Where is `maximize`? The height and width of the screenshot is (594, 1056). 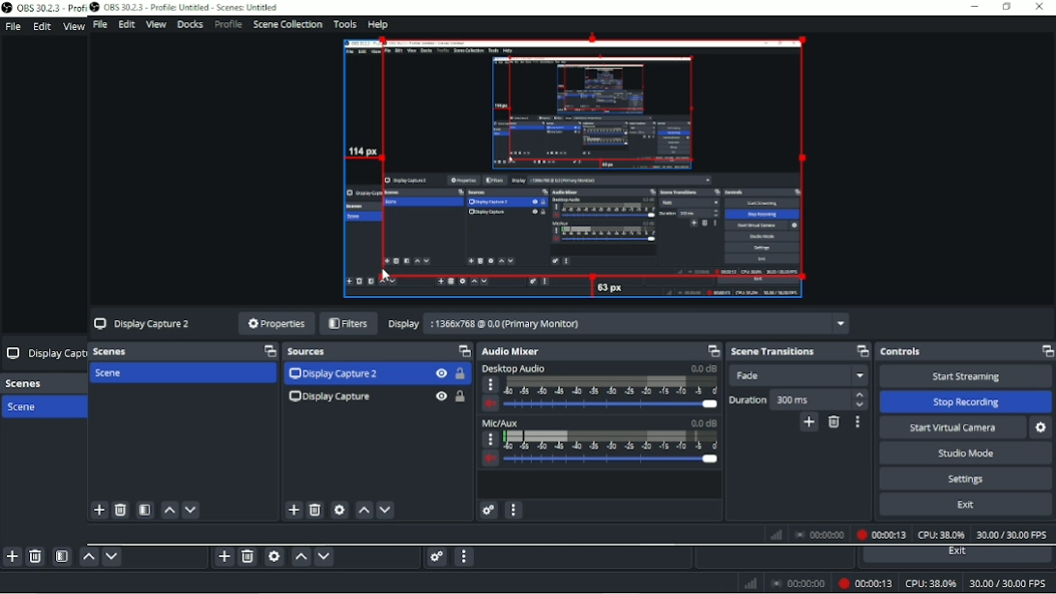
maximize is located at coordinates (1012, 7).